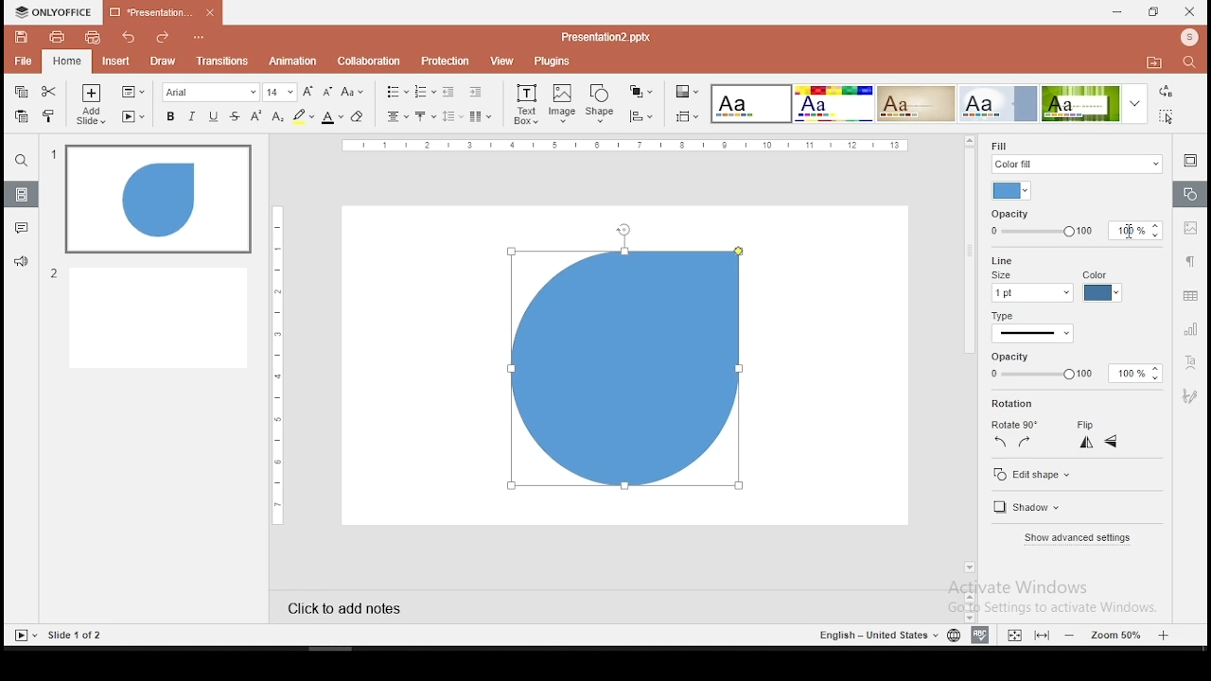 The image size is (1211, 681). Describe the element at coordinates (980, 636) in the screenshot. I see `spell check` at that location.